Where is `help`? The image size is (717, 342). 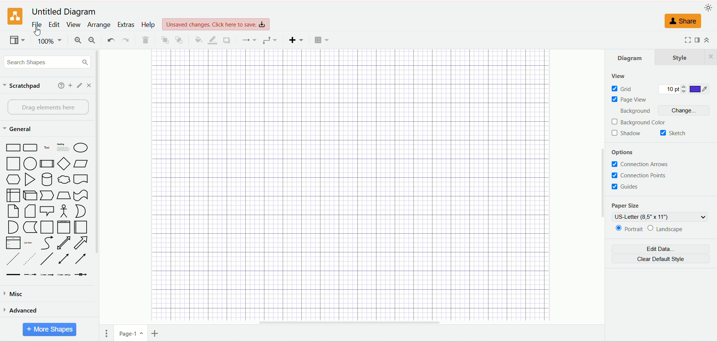 help is located at coordinates (148, 25).